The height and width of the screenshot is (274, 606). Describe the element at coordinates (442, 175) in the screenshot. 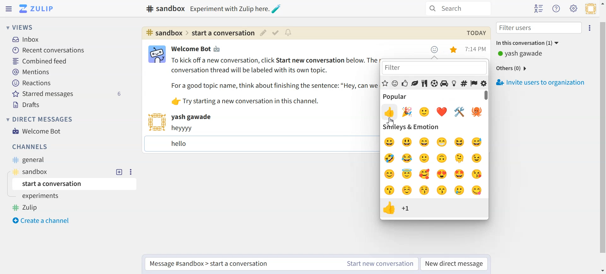

I see `heart eyes` at that location.